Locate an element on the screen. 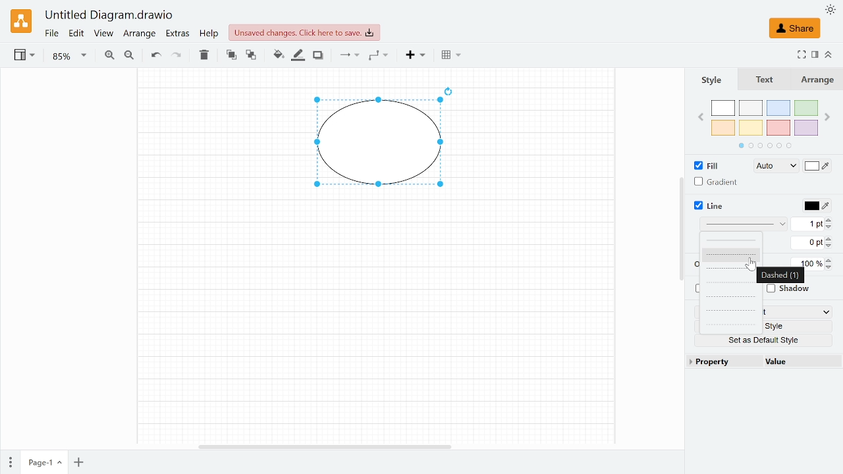 The width and height of the screenshot is (843, 474). Zoom in is located at coordinates (109, 56).